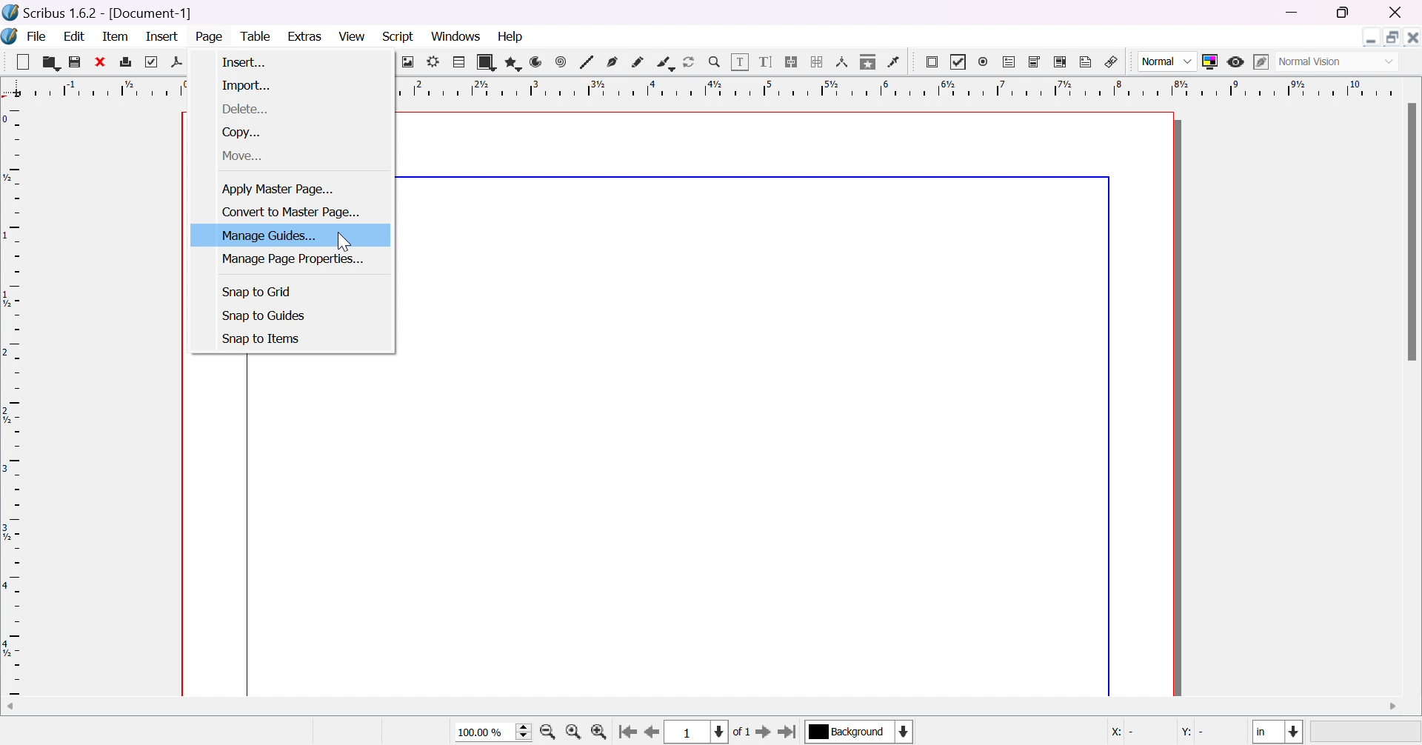  Describe the element at coordinates (550, 731) in the screenshot. I see `zoom out` at that location.